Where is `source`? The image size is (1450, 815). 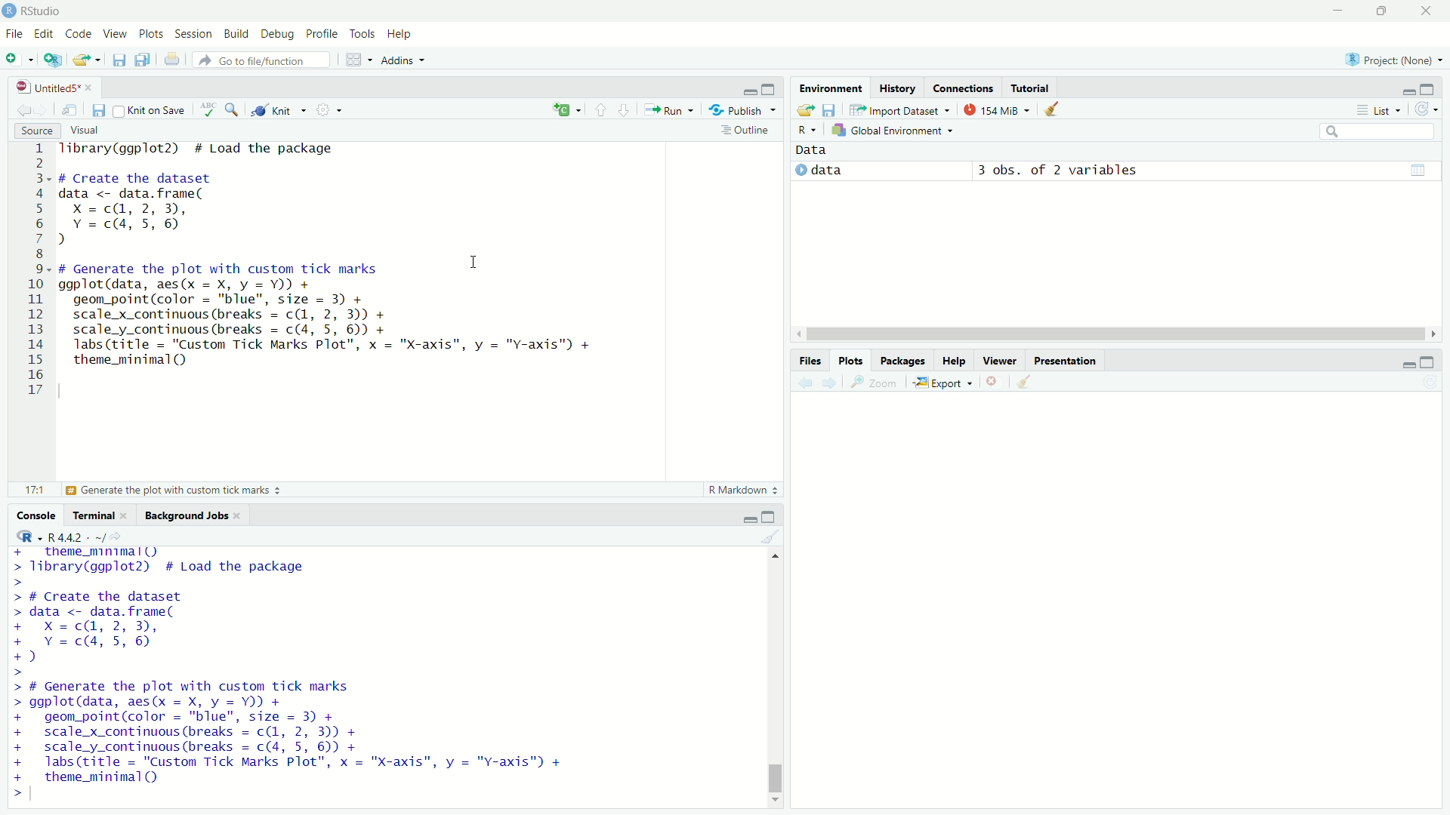
source is located at coordinates (32, 131).